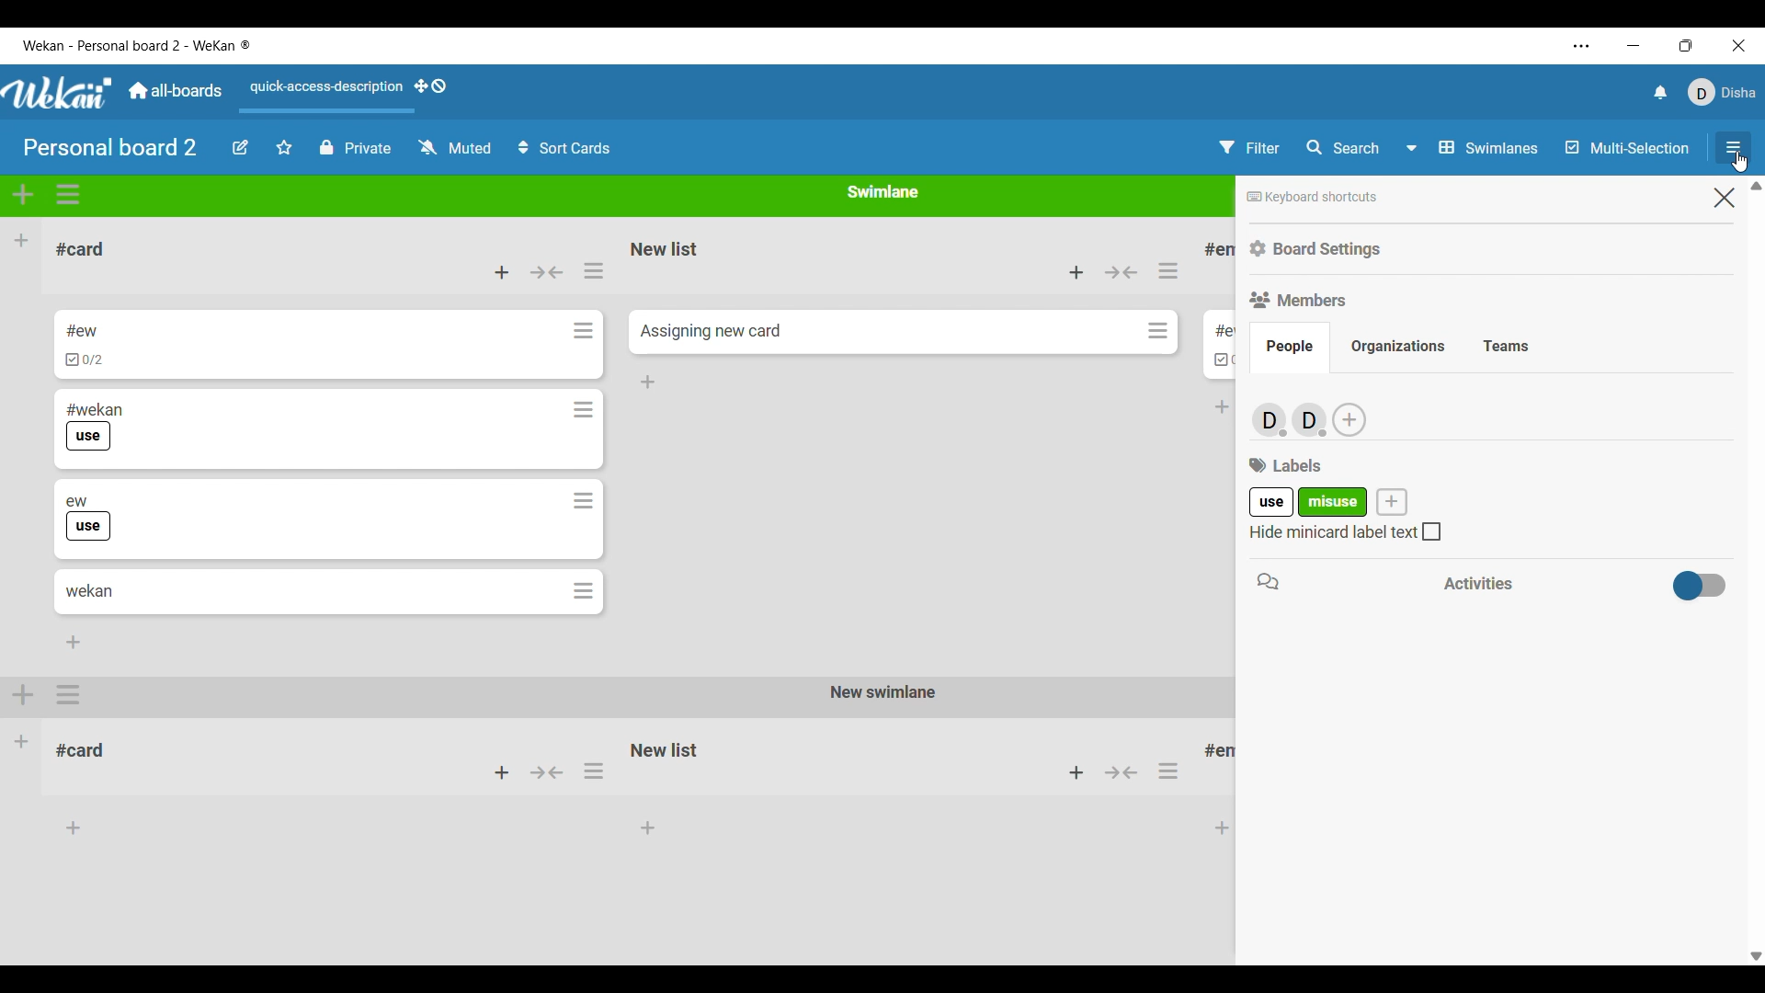 The image size is (1765, 993). I want to click on Collapse, so click(1122, 272).